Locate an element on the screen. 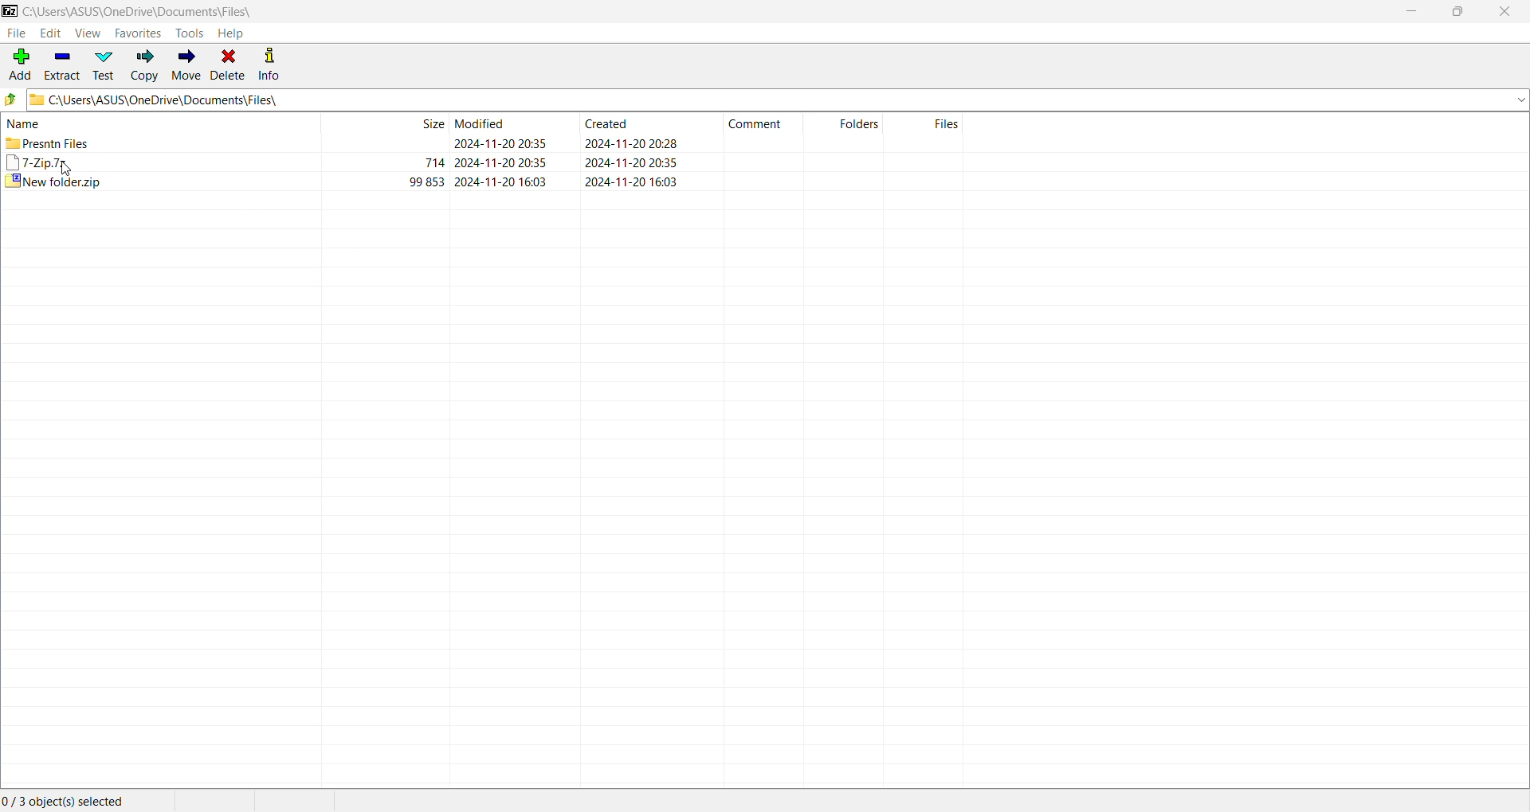 The width and height of the screenshot is (1530, 812). Tools is located at coordinates (191, 32).